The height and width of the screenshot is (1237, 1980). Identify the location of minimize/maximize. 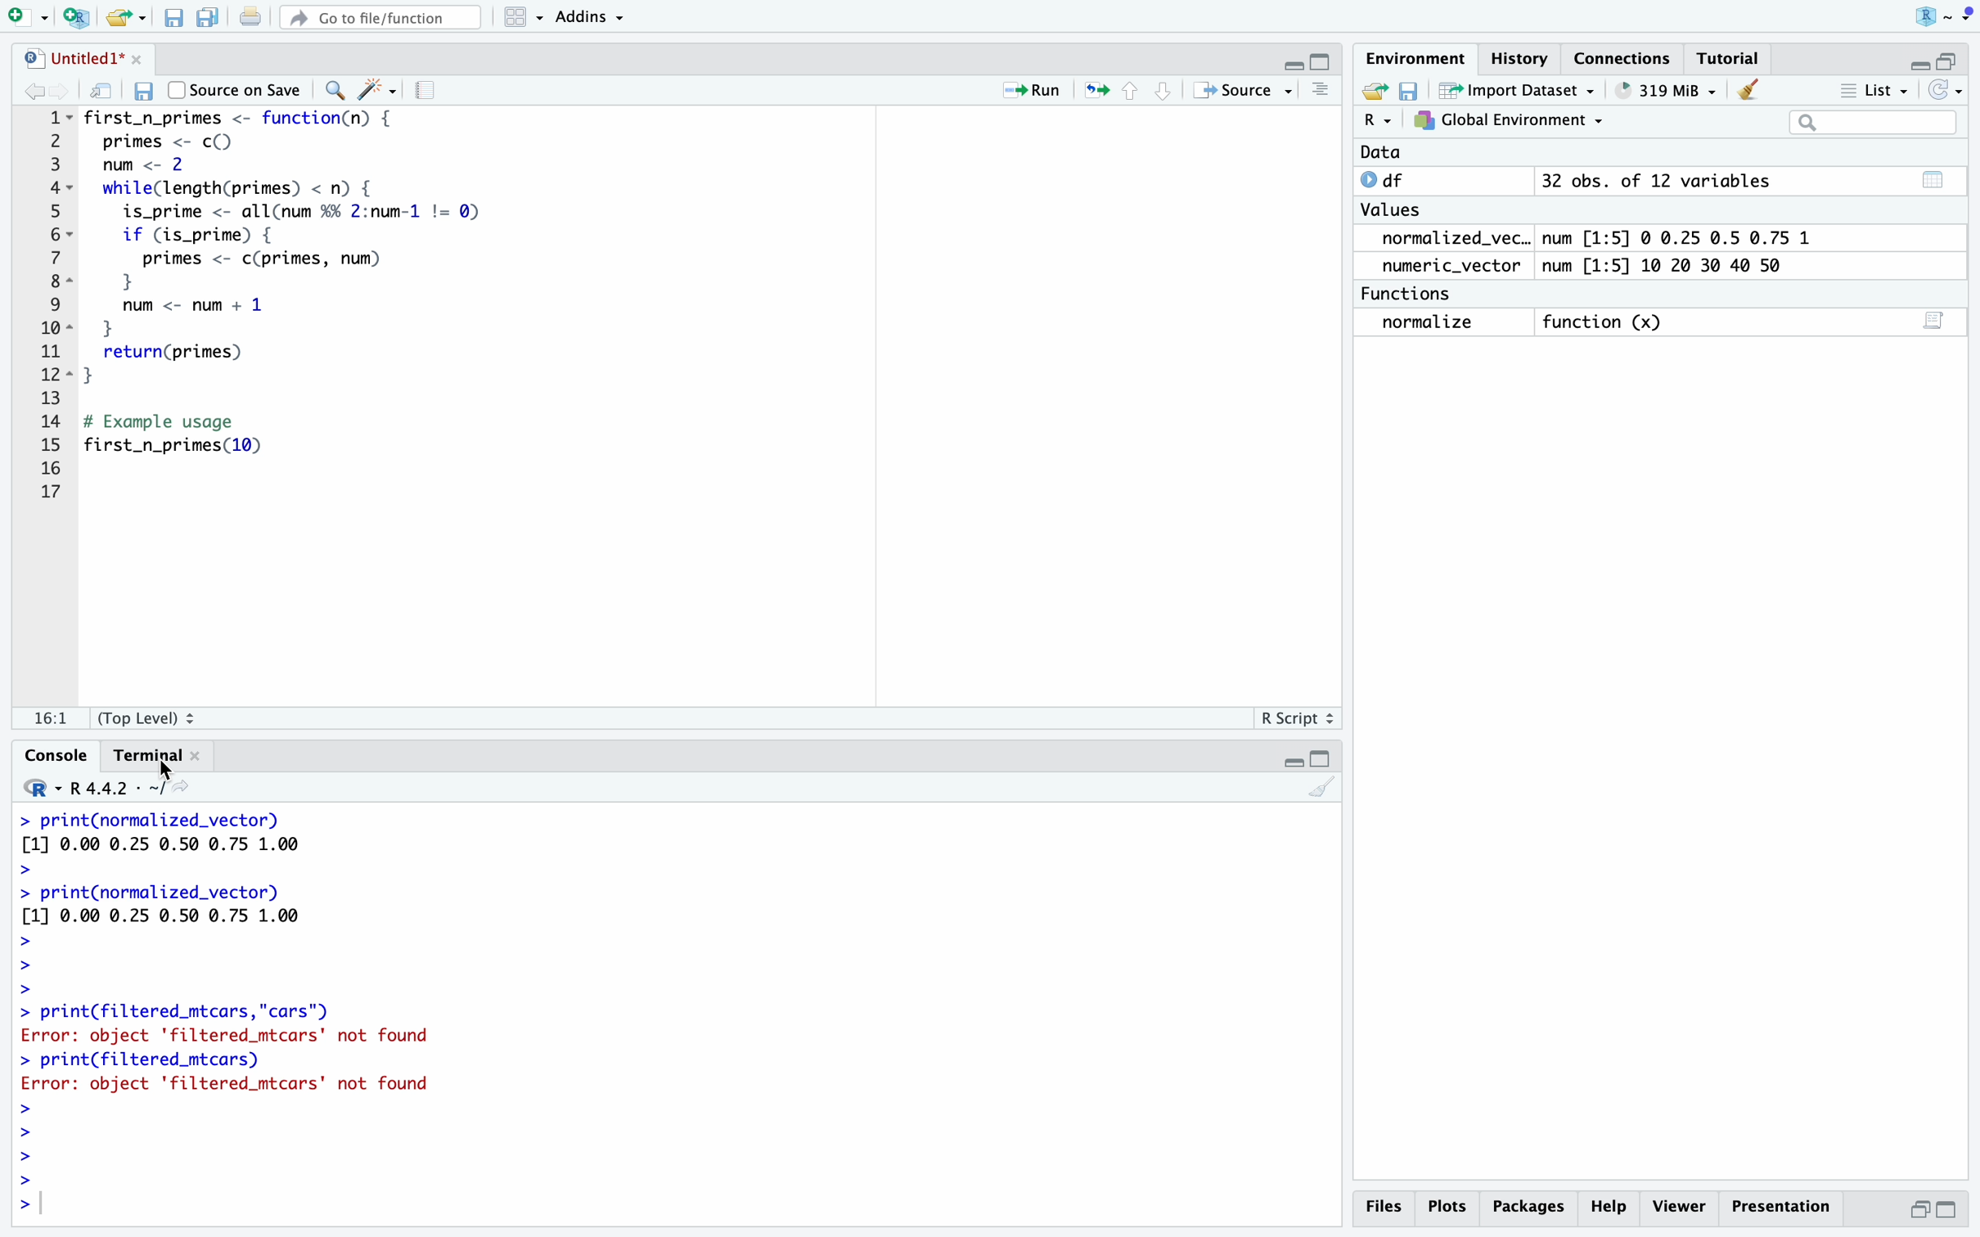
(1923, 58).